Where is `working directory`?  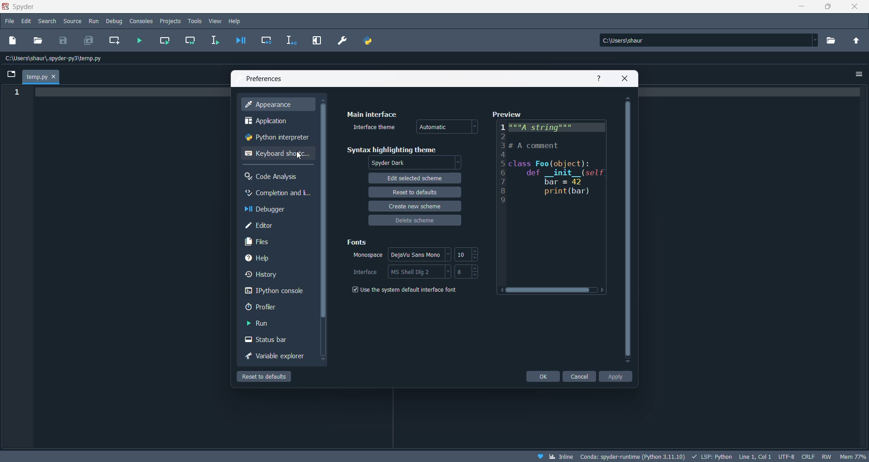
working directory is located at coordinates (834, 41).